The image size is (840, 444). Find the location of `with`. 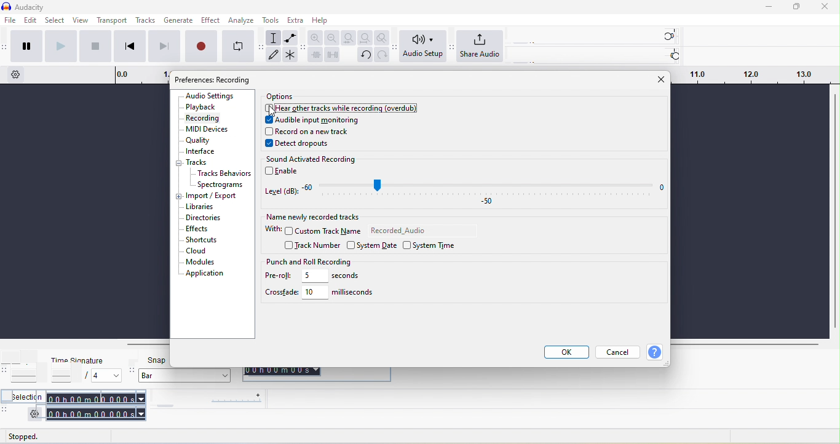

with is located at coordinates (271, 229).